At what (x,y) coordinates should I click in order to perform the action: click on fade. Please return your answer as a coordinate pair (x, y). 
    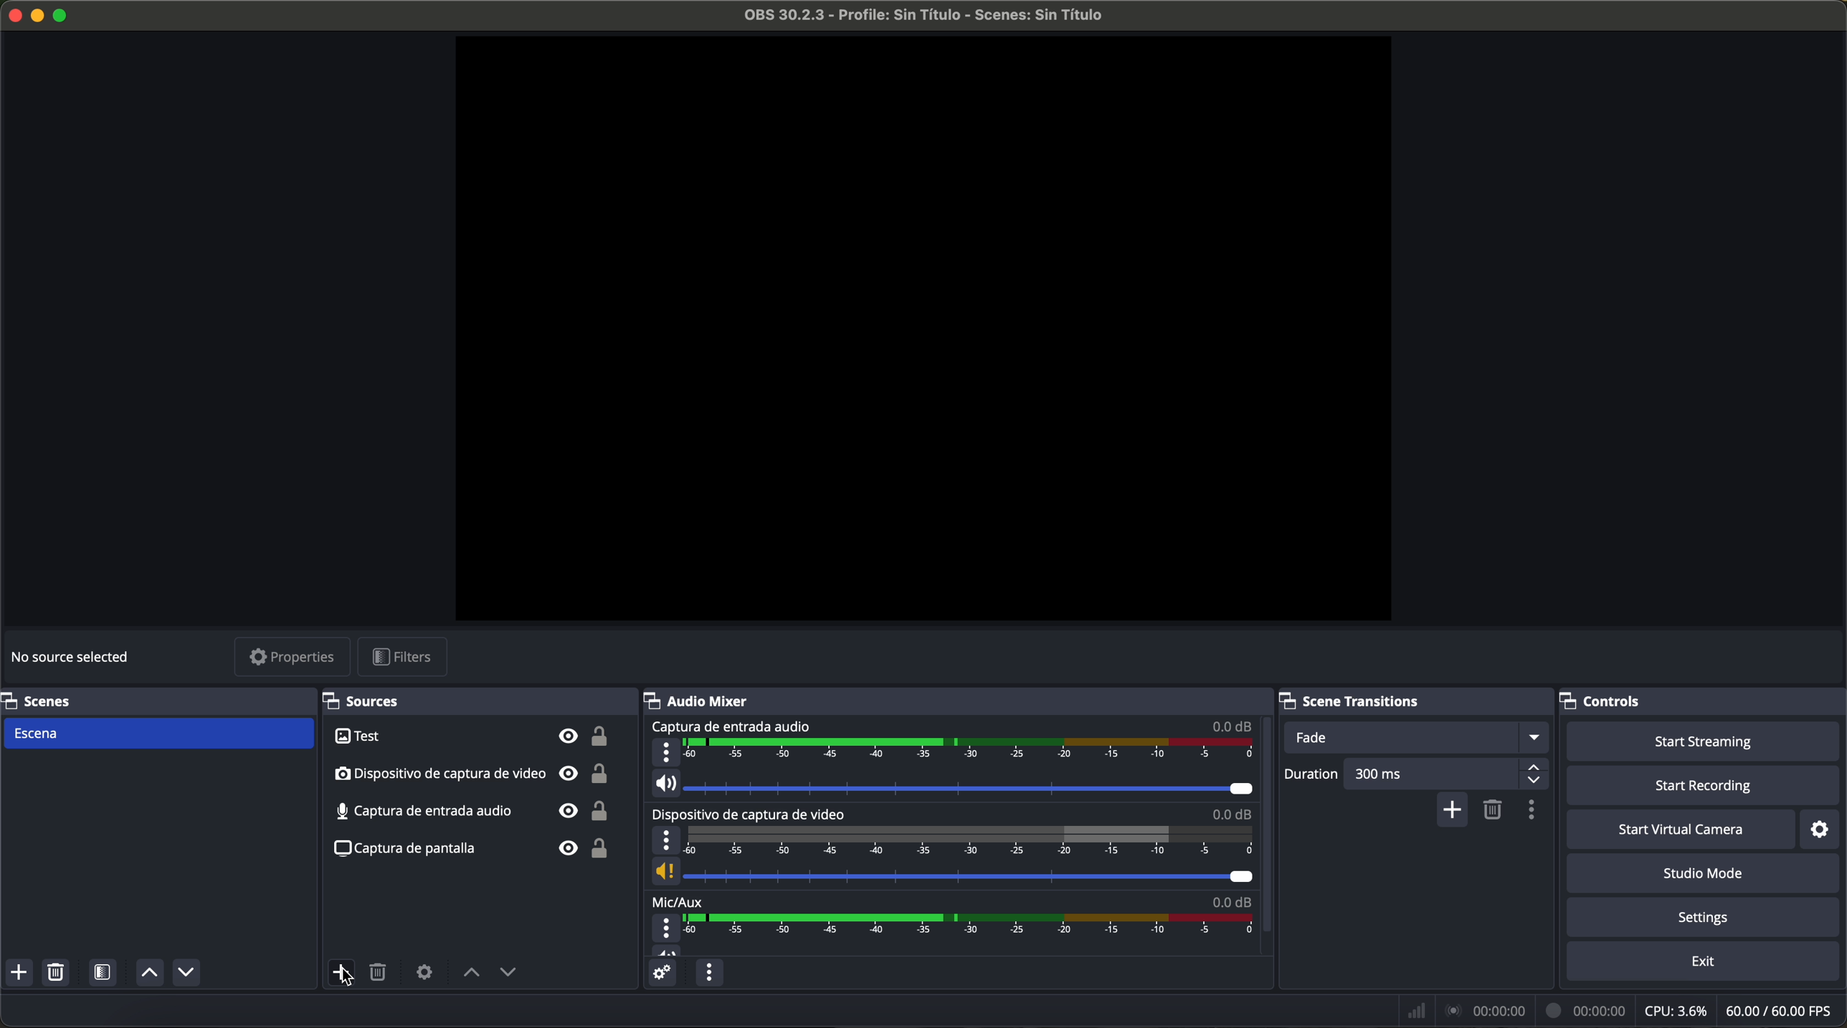
    Looking at the image, I should click on (1420, 737).